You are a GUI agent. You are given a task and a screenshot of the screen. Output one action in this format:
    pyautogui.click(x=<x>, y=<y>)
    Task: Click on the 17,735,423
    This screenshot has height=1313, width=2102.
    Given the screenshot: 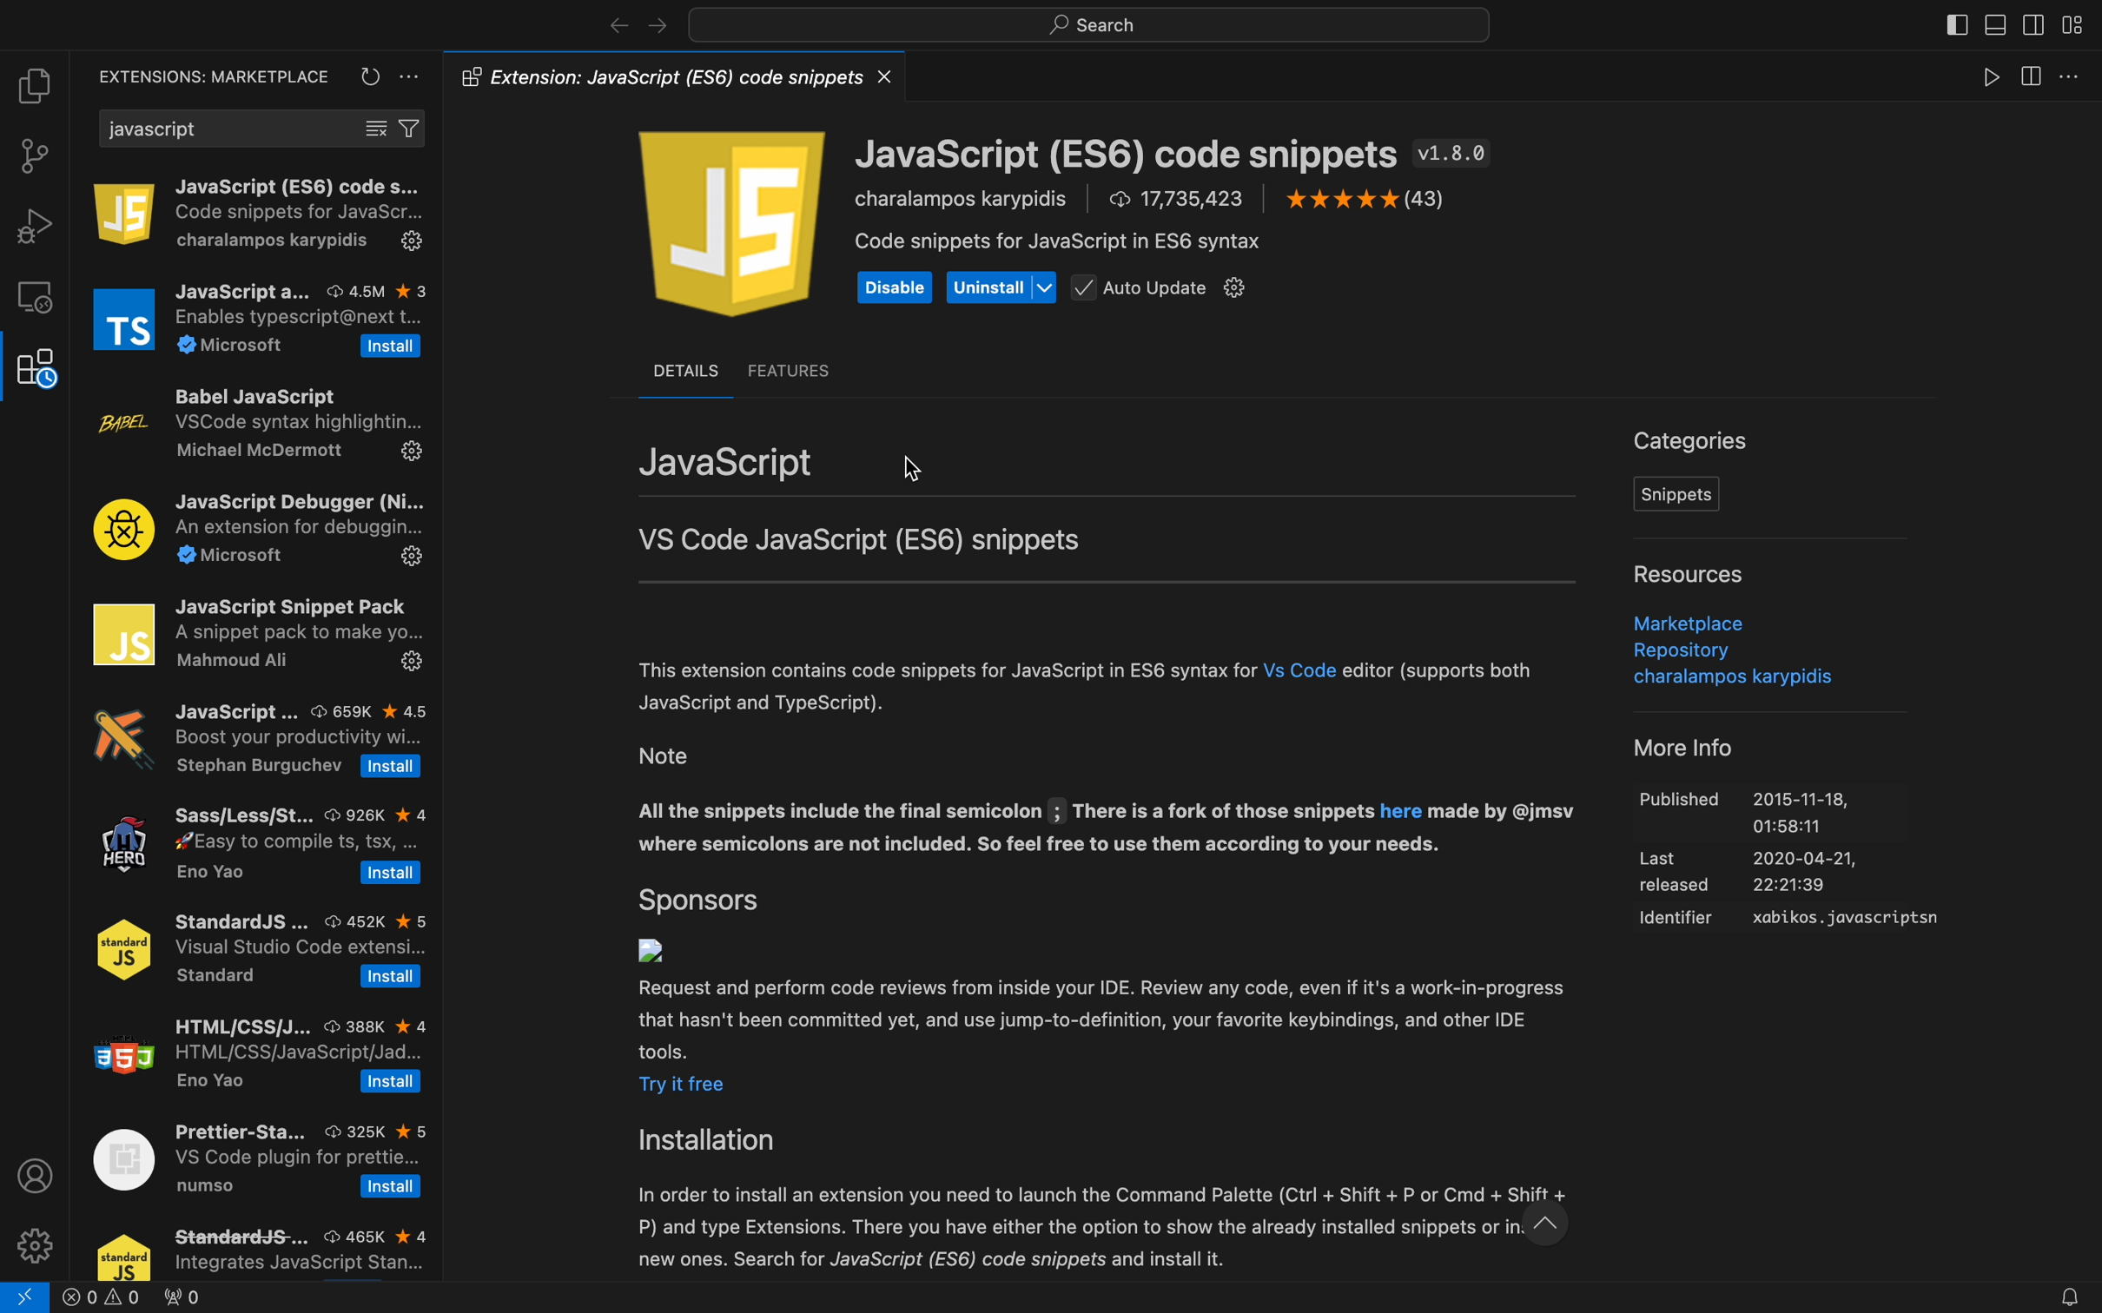 What is the action you would take?
    pyautogui.click(x=1176, y=199)
    